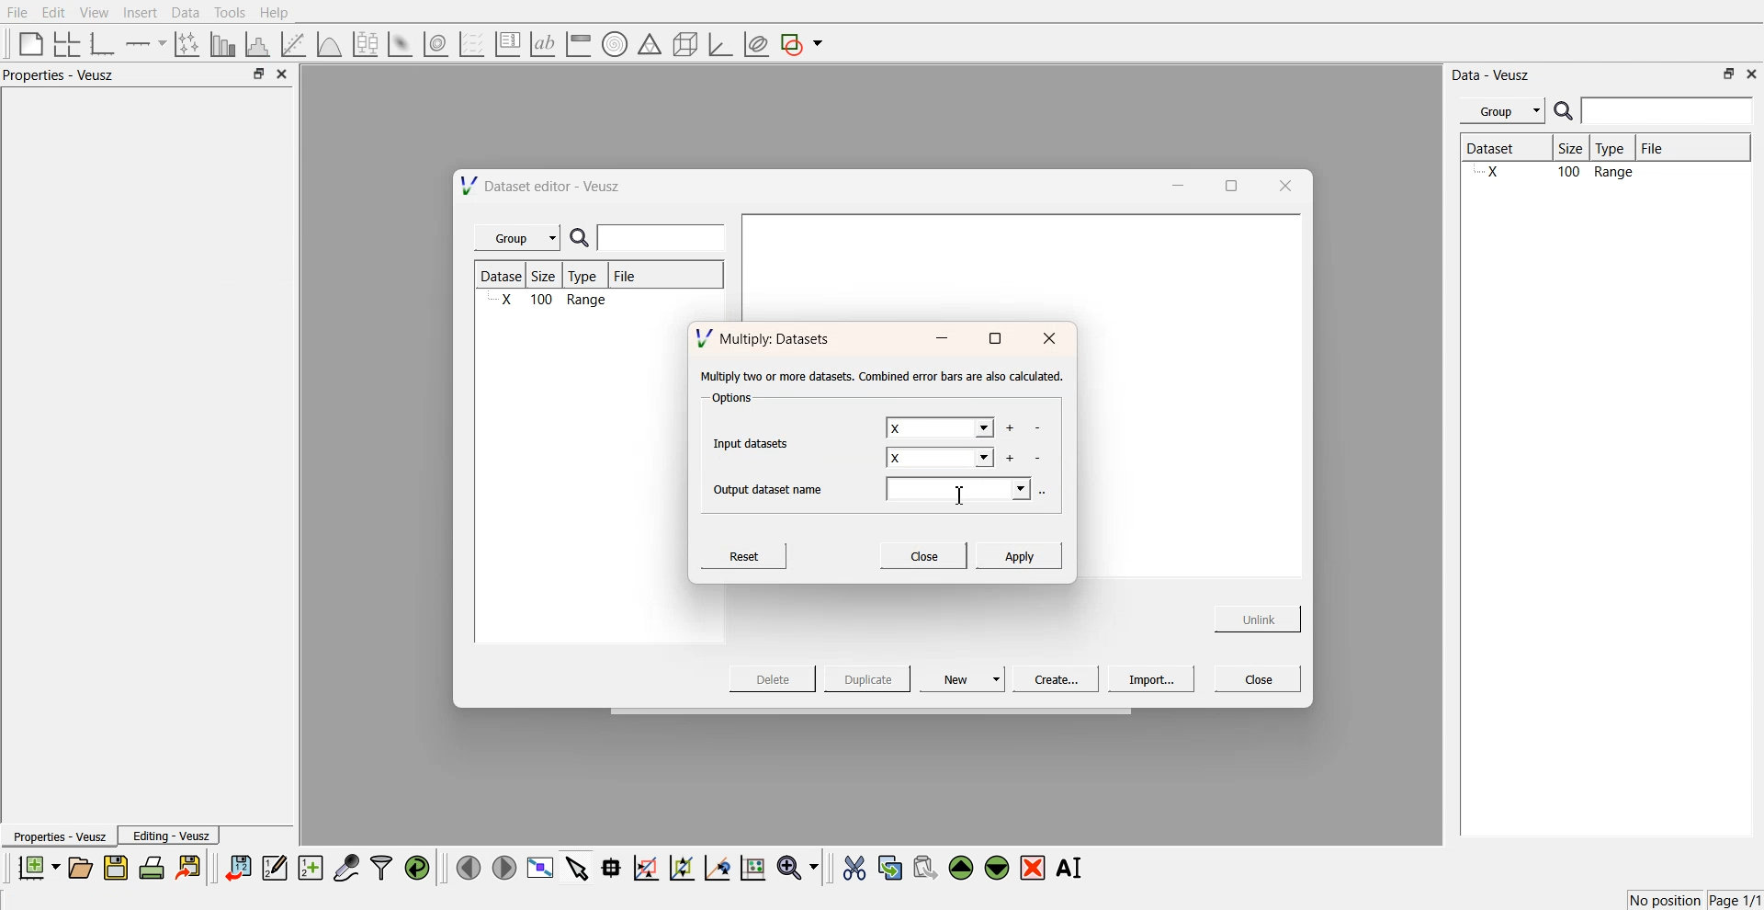 The width and height of the screenshot is (1764, 910). What do you see at coordinates (59, 837) in the screenshot?
I see `Properties - Veusz` at bounding box center [59, 837].